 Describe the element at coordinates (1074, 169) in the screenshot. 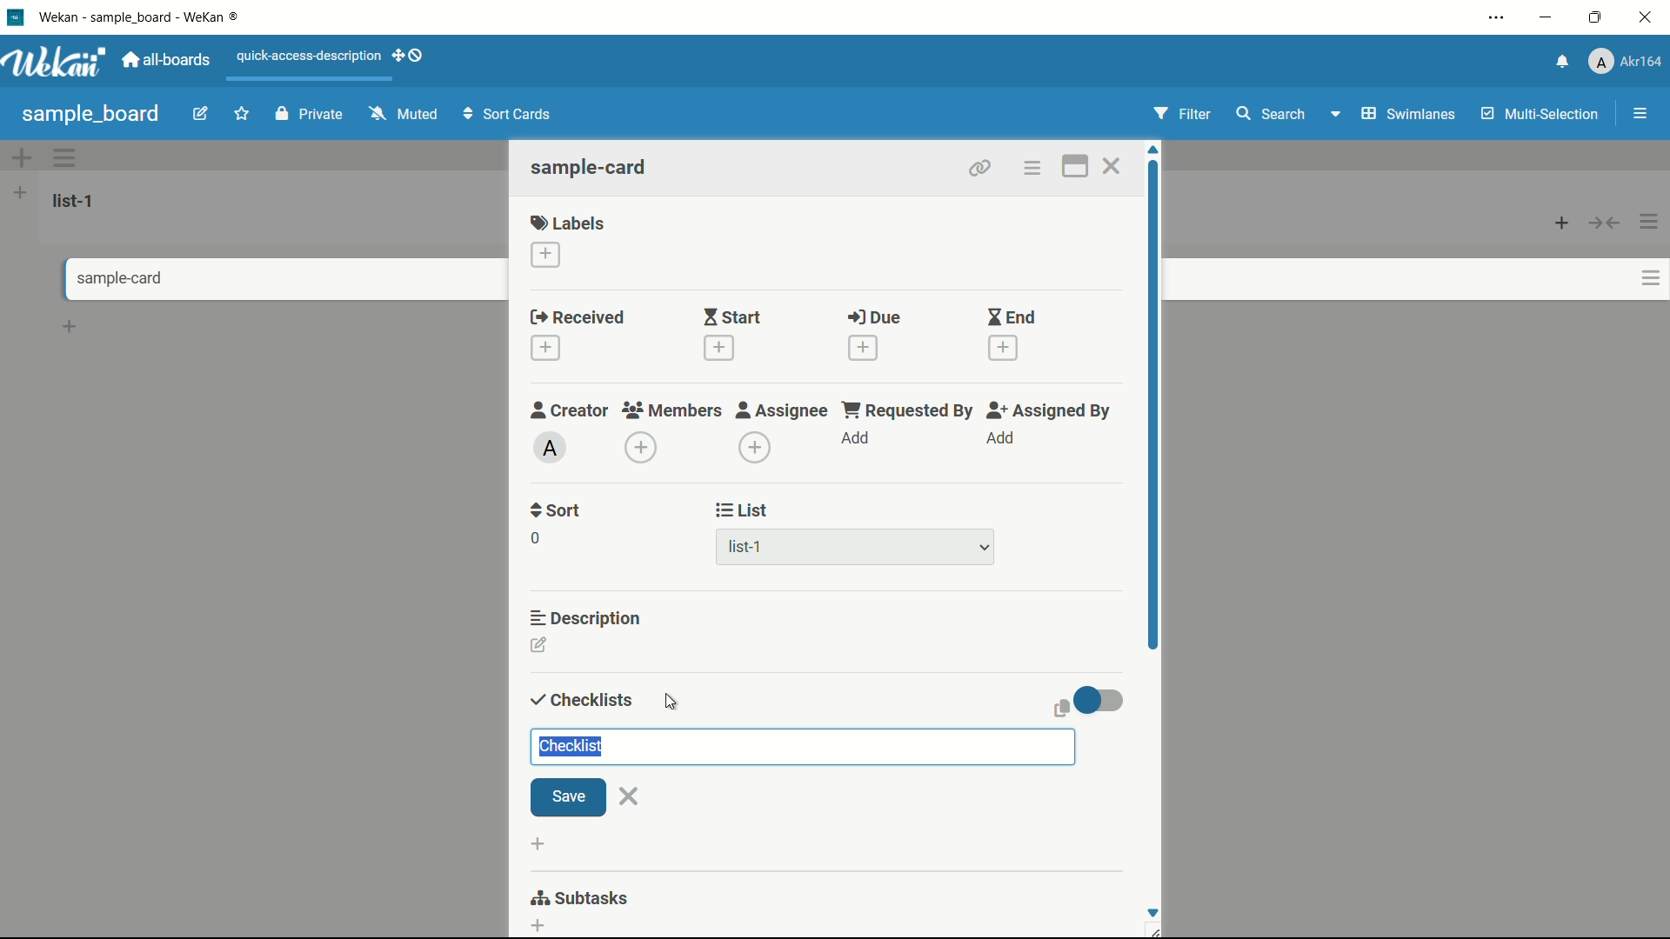

I see `maximize card` at that location.